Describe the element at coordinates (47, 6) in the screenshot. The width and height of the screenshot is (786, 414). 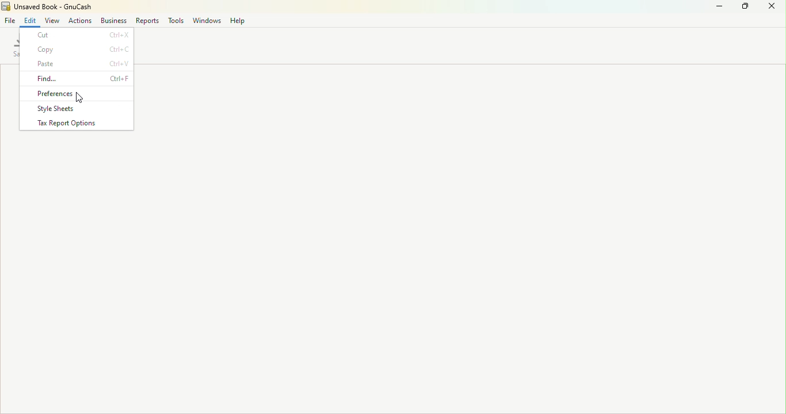
I see `Unsaved Book - GnuCash` at that location.